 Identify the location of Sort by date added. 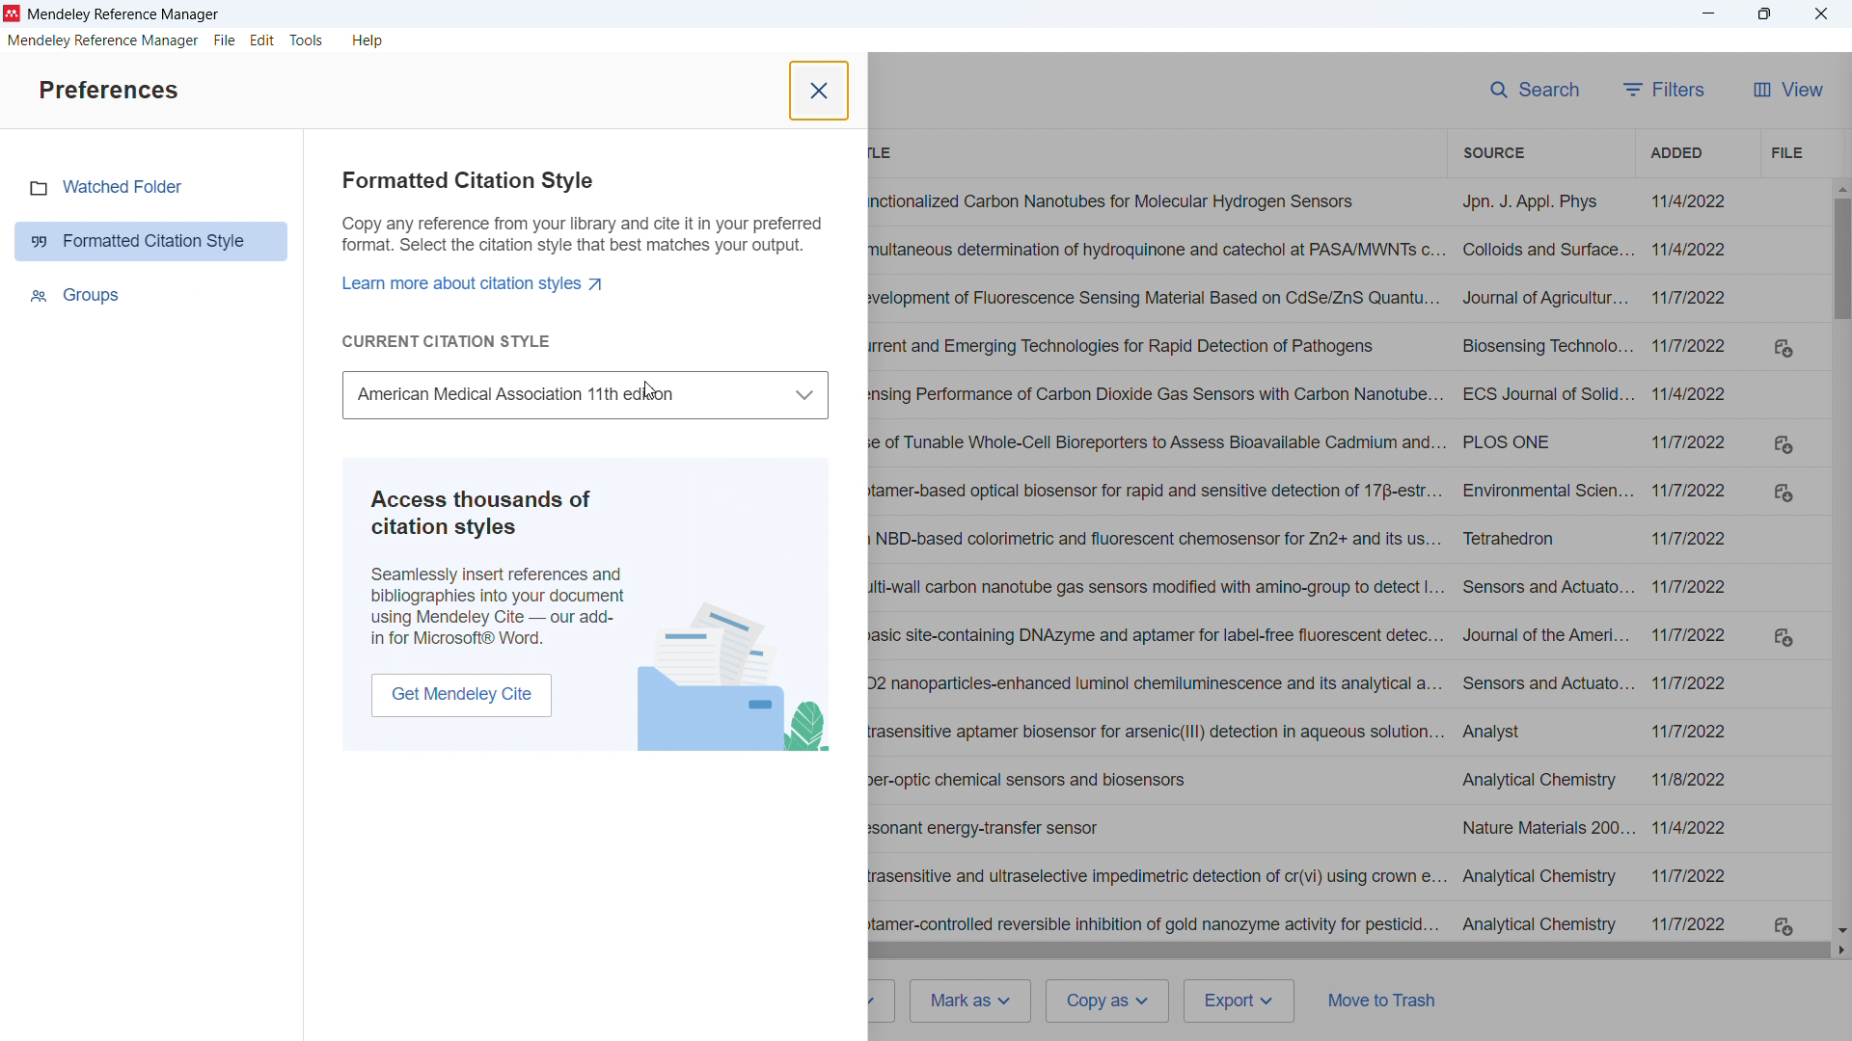
(1673, 152).